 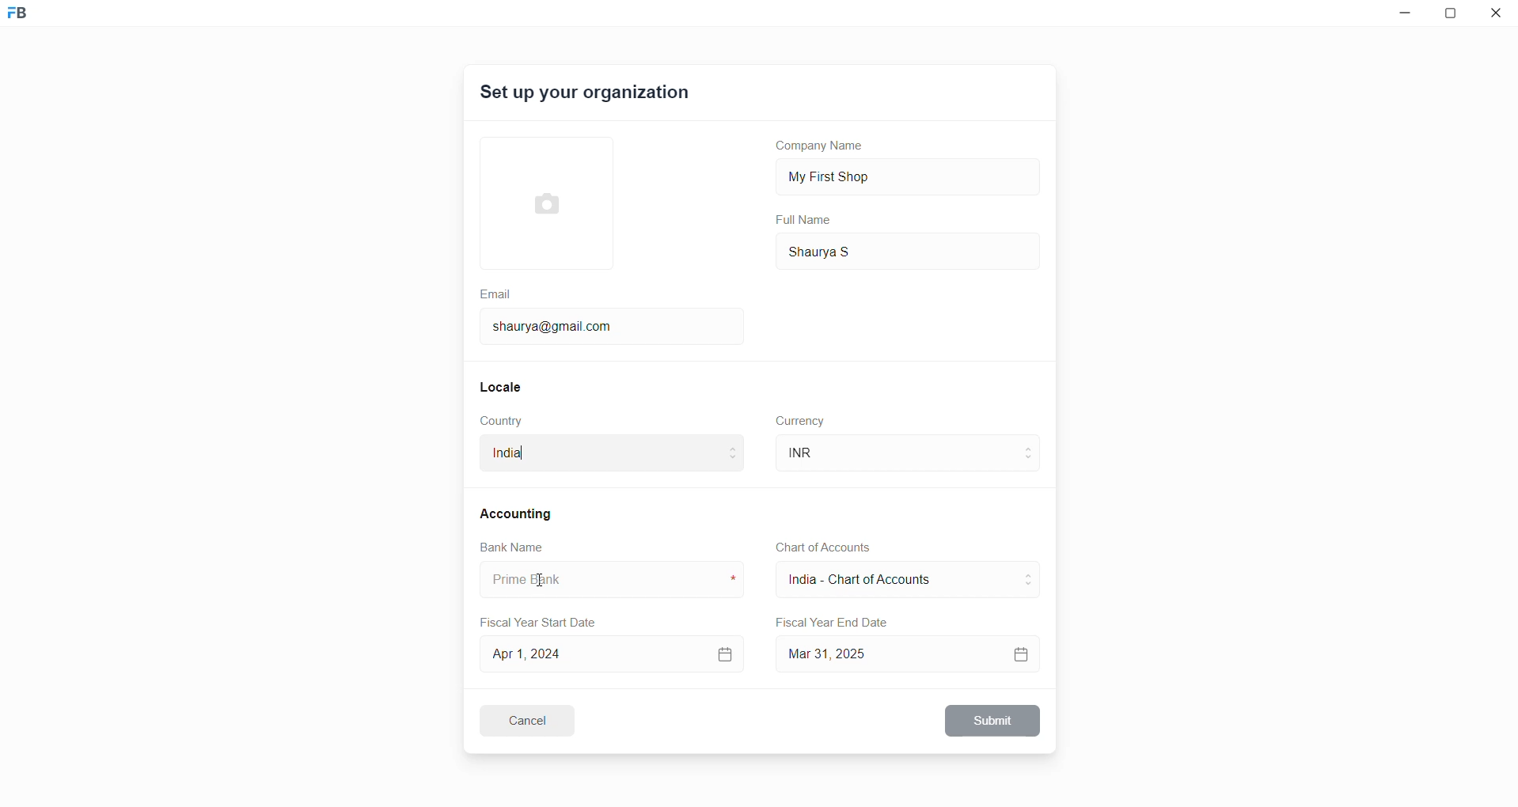 What do you see at coordinates (1032, 461) in the screenshot?
I see `move to below currency` at bounding box center [1032, 461].